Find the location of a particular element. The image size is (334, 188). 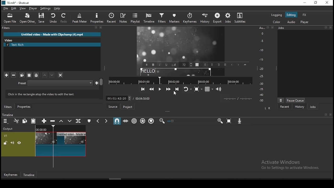

timeline settings is located at coordinates (6, 121).